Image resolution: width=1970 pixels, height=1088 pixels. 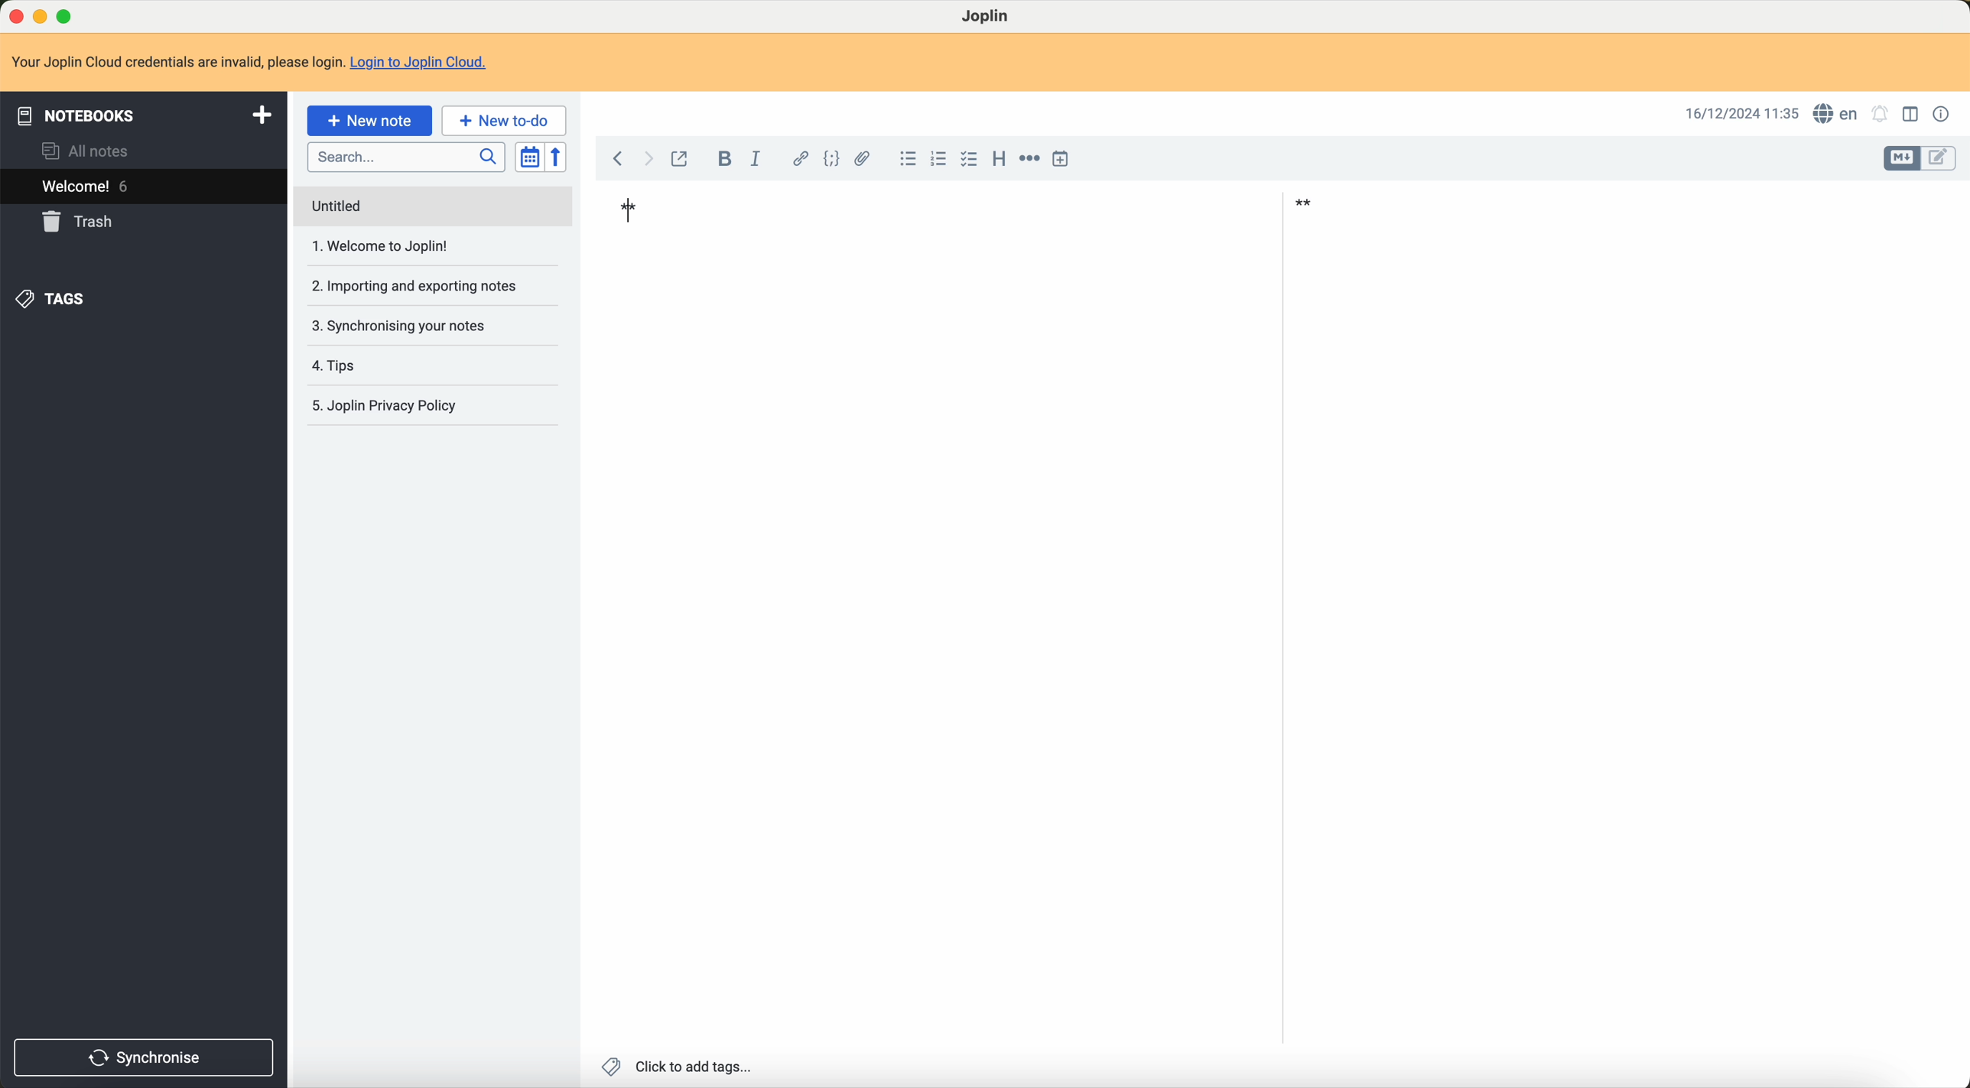 I want to click on all notes, so click(x=86, y=152).